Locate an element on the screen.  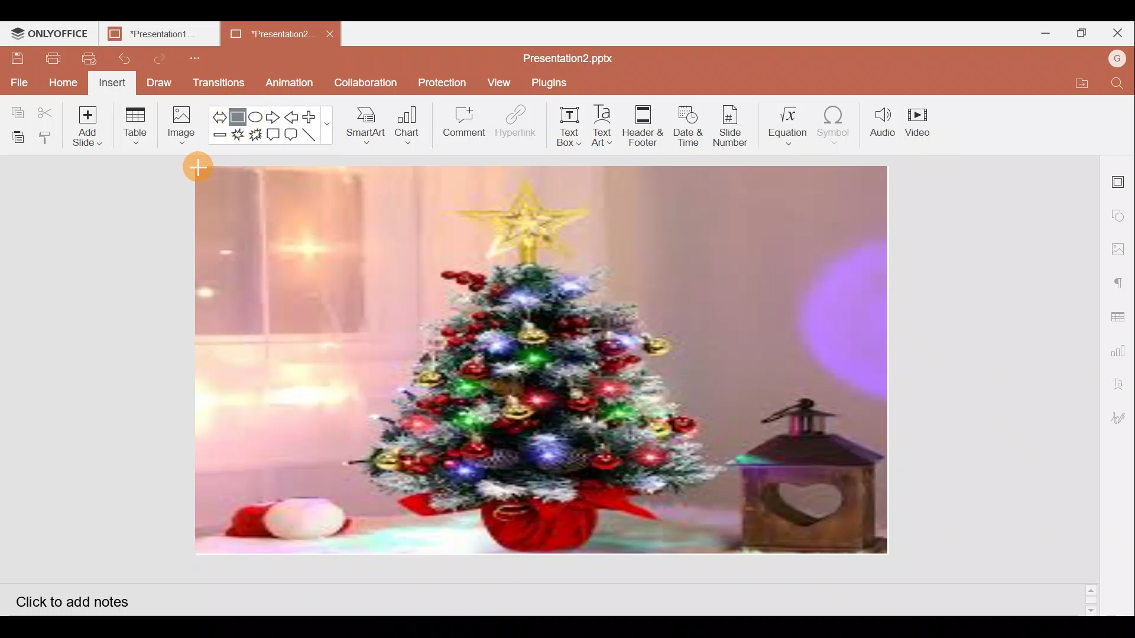
Rounded Rectangular callout is located at coordinates (292, 135).